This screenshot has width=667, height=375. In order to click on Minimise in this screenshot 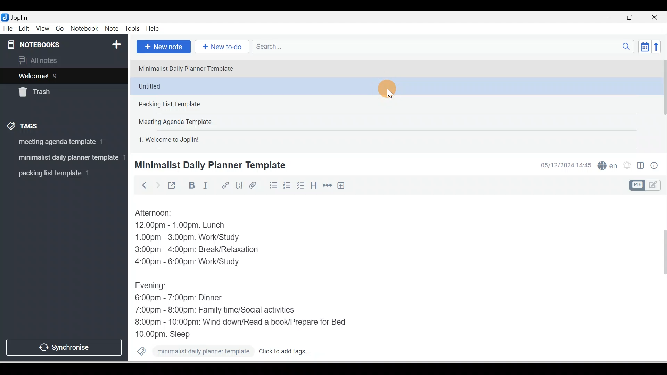, I will do `click(608, 18)`.